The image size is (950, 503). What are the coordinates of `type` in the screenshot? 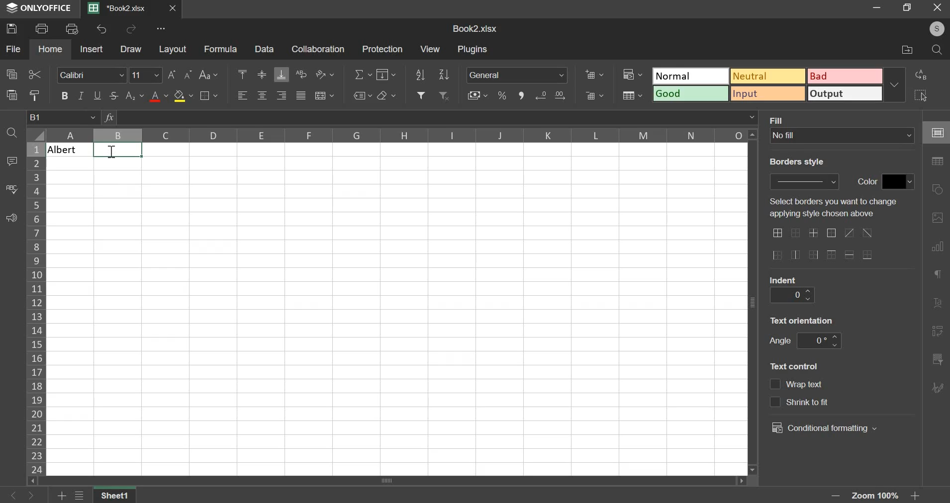 It's located at (780, 84).